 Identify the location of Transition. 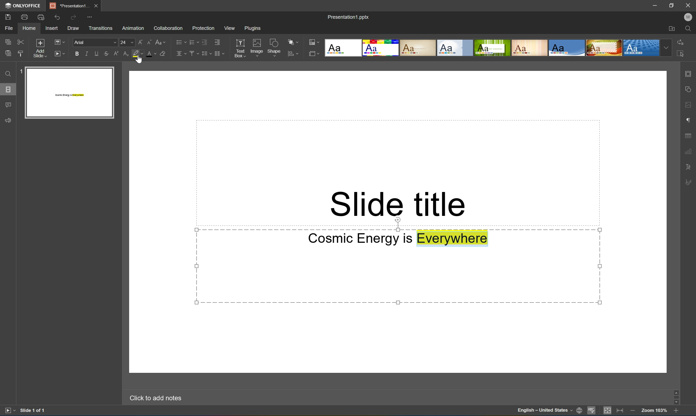
(102, 27).